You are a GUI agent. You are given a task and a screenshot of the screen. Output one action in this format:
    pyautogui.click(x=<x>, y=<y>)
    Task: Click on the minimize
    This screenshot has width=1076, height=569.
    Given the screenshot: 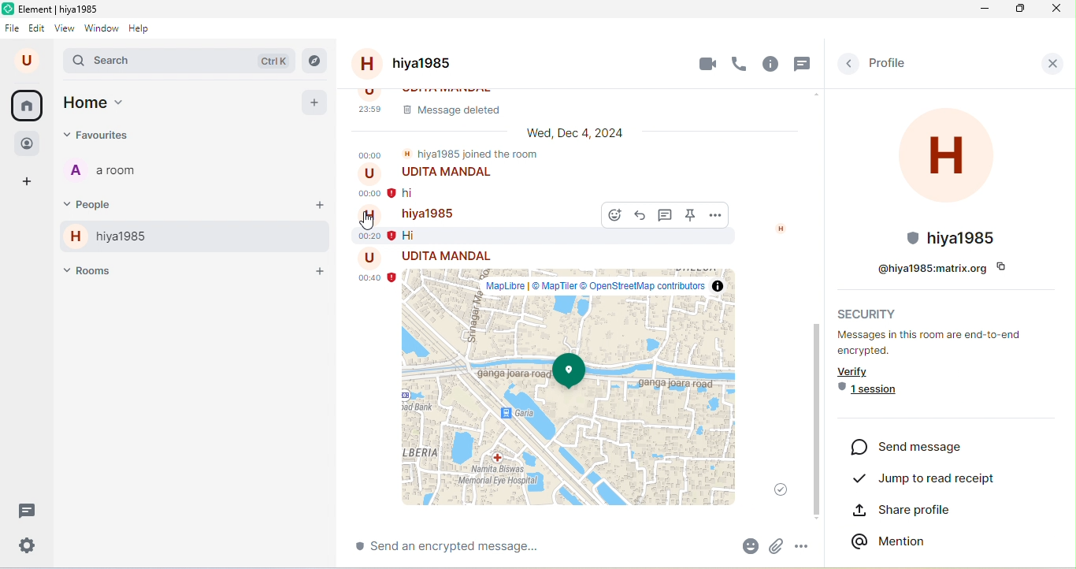 What is the action you would take?
    pyautogui.click(x=981, y=10)
    